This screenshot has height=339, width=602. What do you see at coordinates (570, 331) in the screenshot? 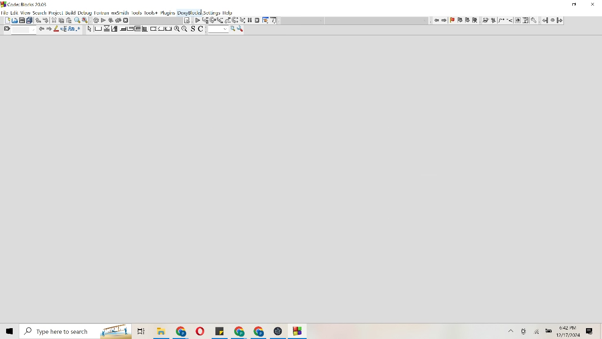
I see `Time and date` at bounding box center [570, 331].